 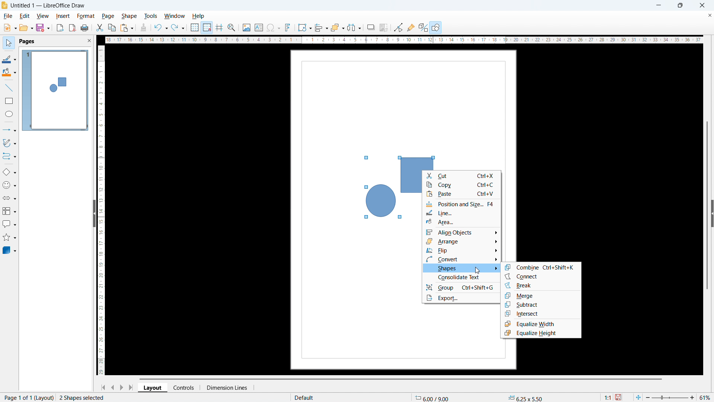 I want to click on align, so click(x=321, y=28).